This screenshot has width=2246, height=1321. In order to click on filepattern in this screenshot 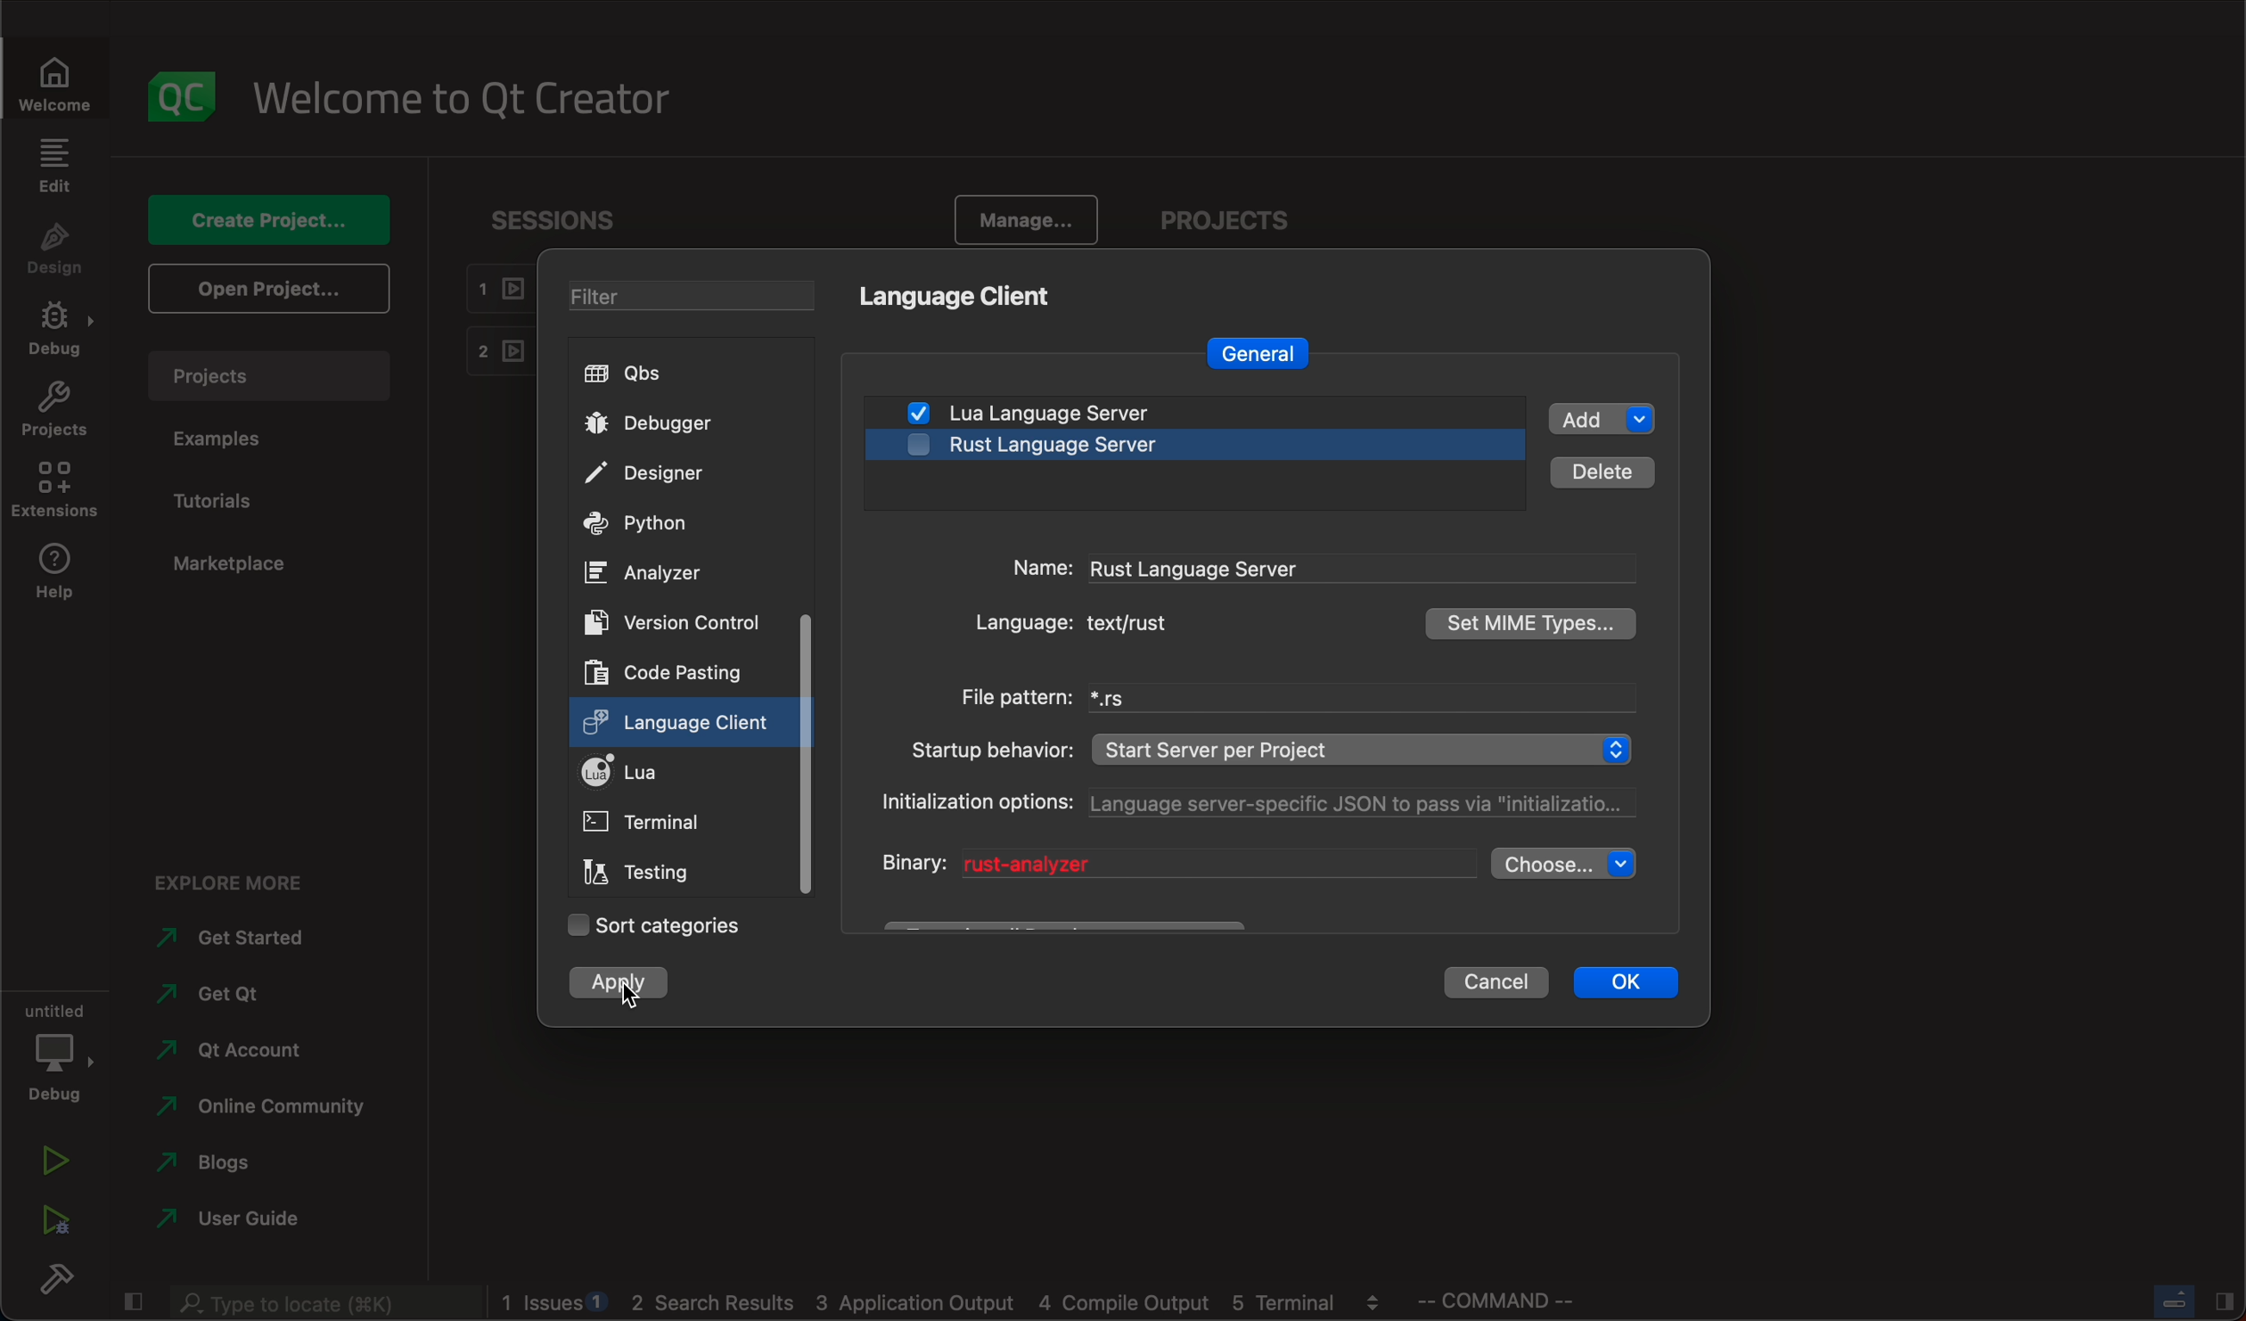, I will do `click(1285, 697)`.